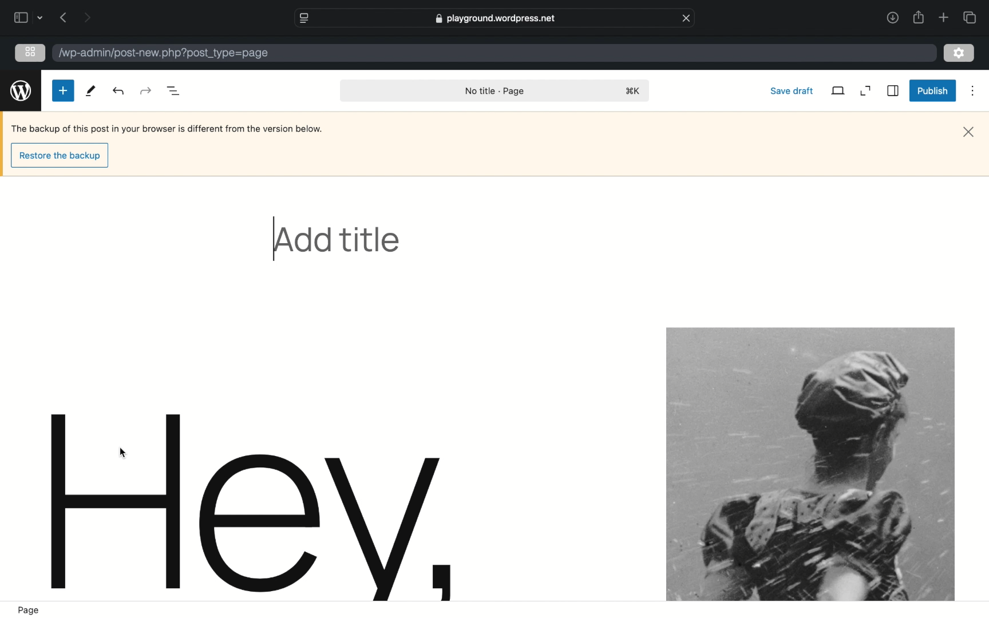 The width and height of the screenshot is (989, 618). I want to click on share, so click(918, 17).